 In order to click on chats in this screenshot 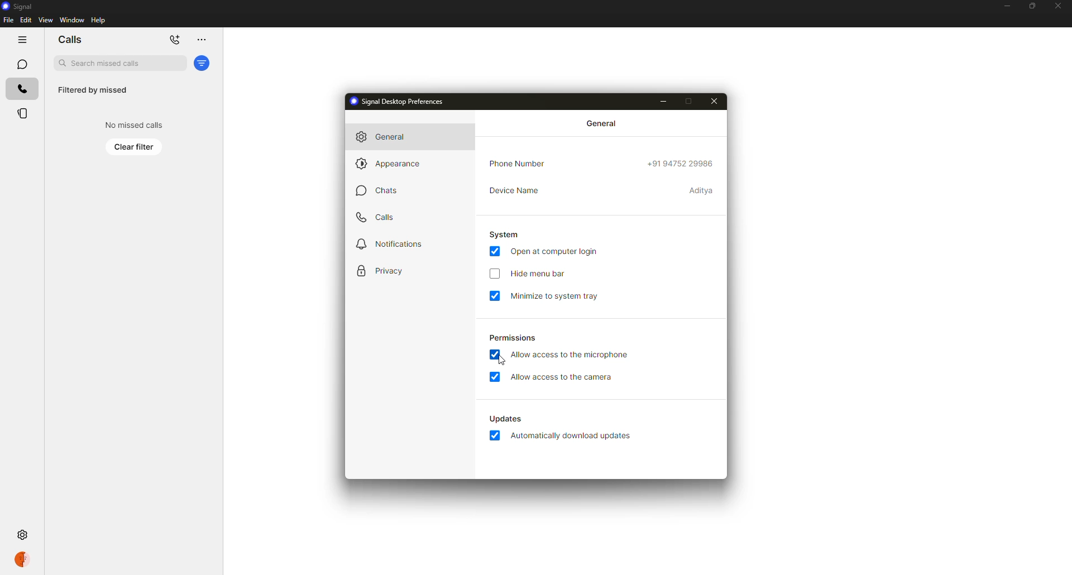, I will do `click(379, 190)`.